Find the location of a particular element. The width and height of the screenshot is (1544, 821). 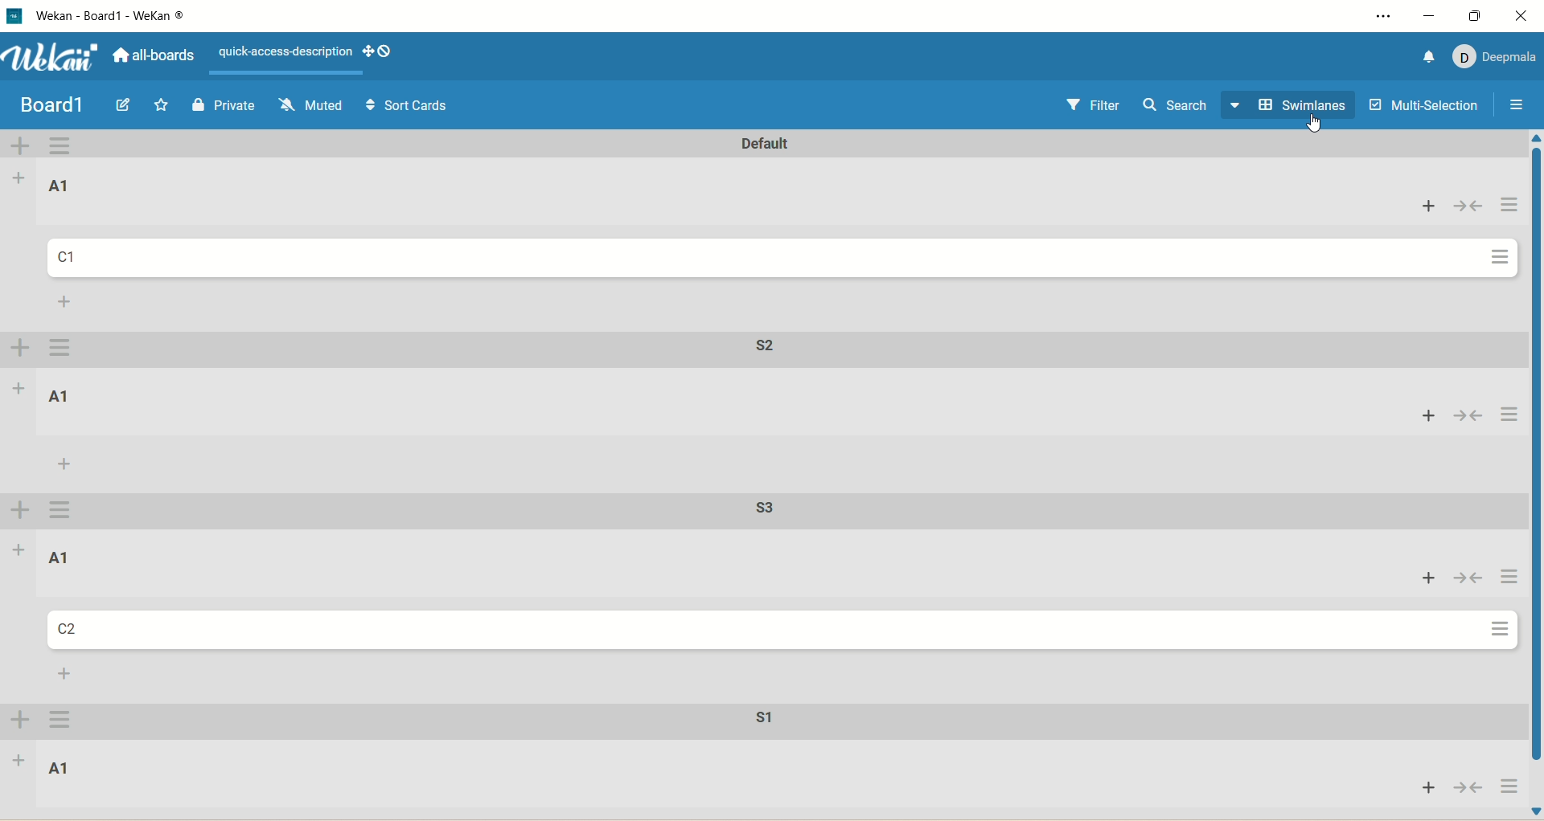

all boards is located at coordinates (158, 59).